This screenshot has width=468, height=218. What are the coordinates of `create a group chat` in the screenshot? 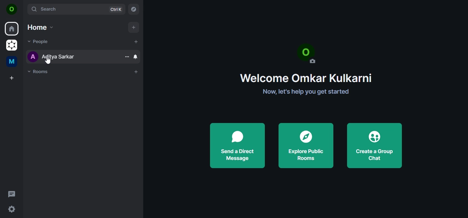 It's located at (373, 144).